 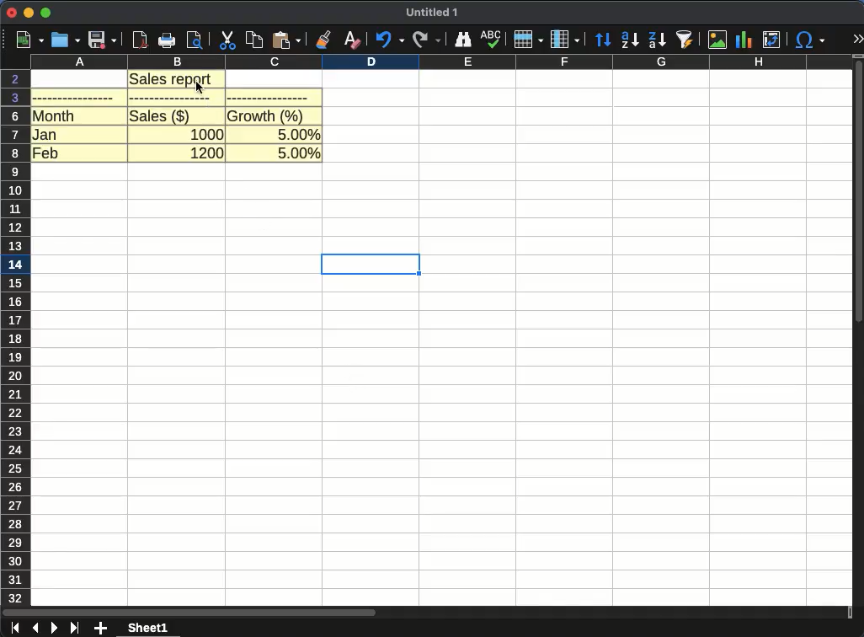 What do you see at coordinates (388, 40) in the screenshot?
I see `undo` at bounding box center [388, 40].